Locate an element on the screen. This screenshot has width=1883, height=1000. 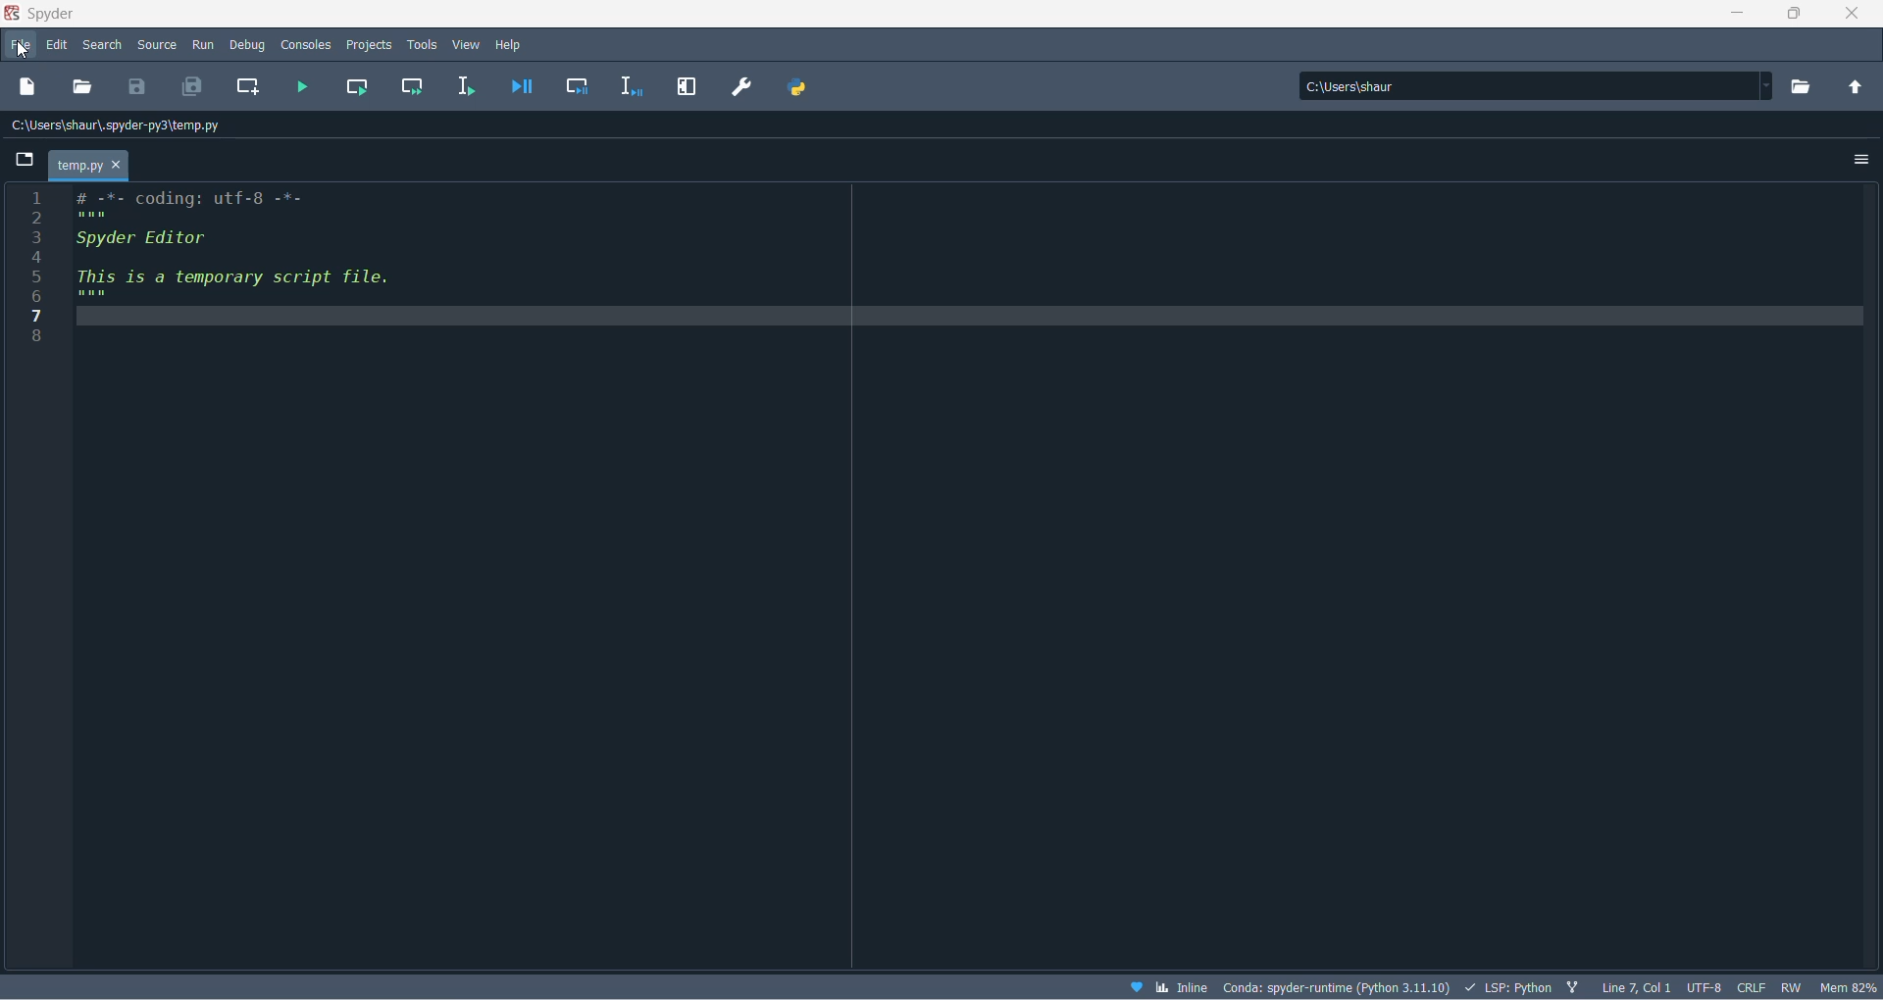
file permission is located at coordinates (1791, 987).